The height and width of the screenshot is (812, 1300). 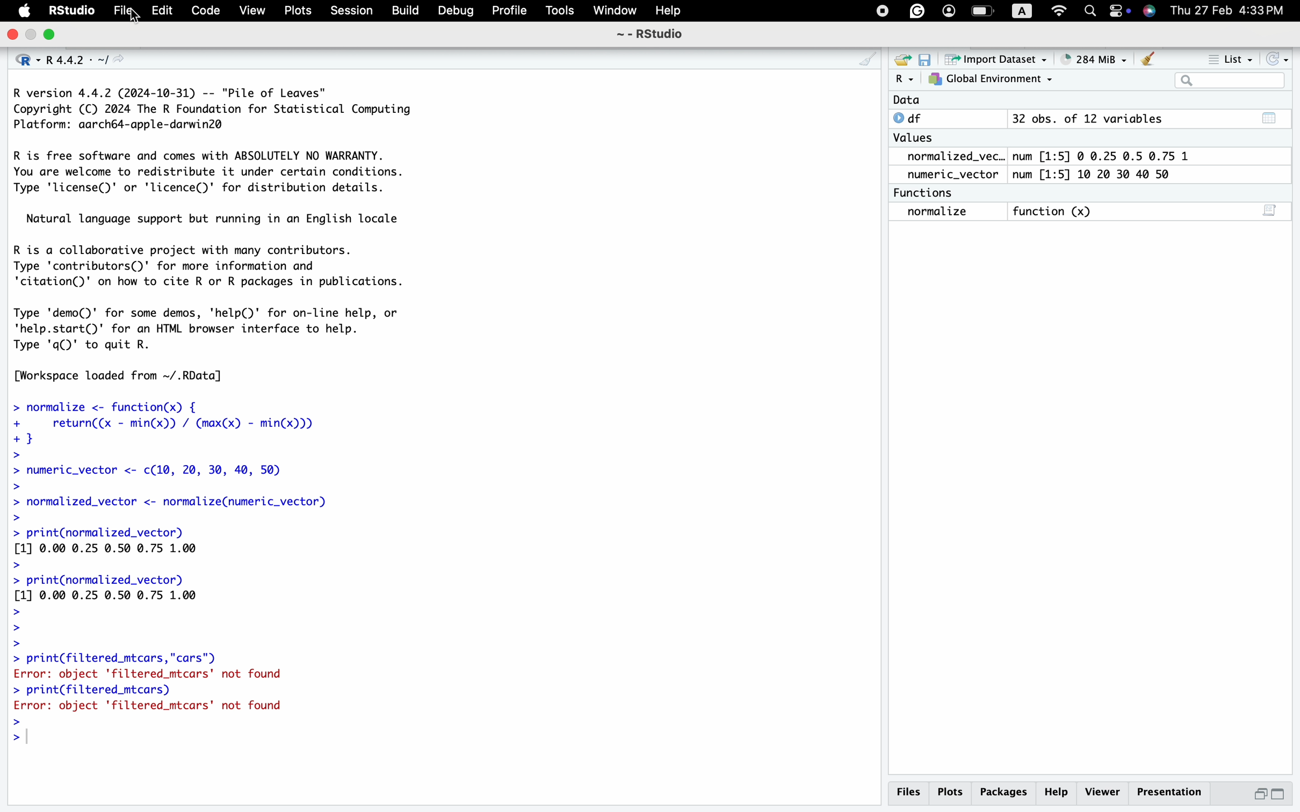 What do you see at coordinates (957, 175) in the screenshot?
I see `numeric_vector` at bounding box center [957, 175].